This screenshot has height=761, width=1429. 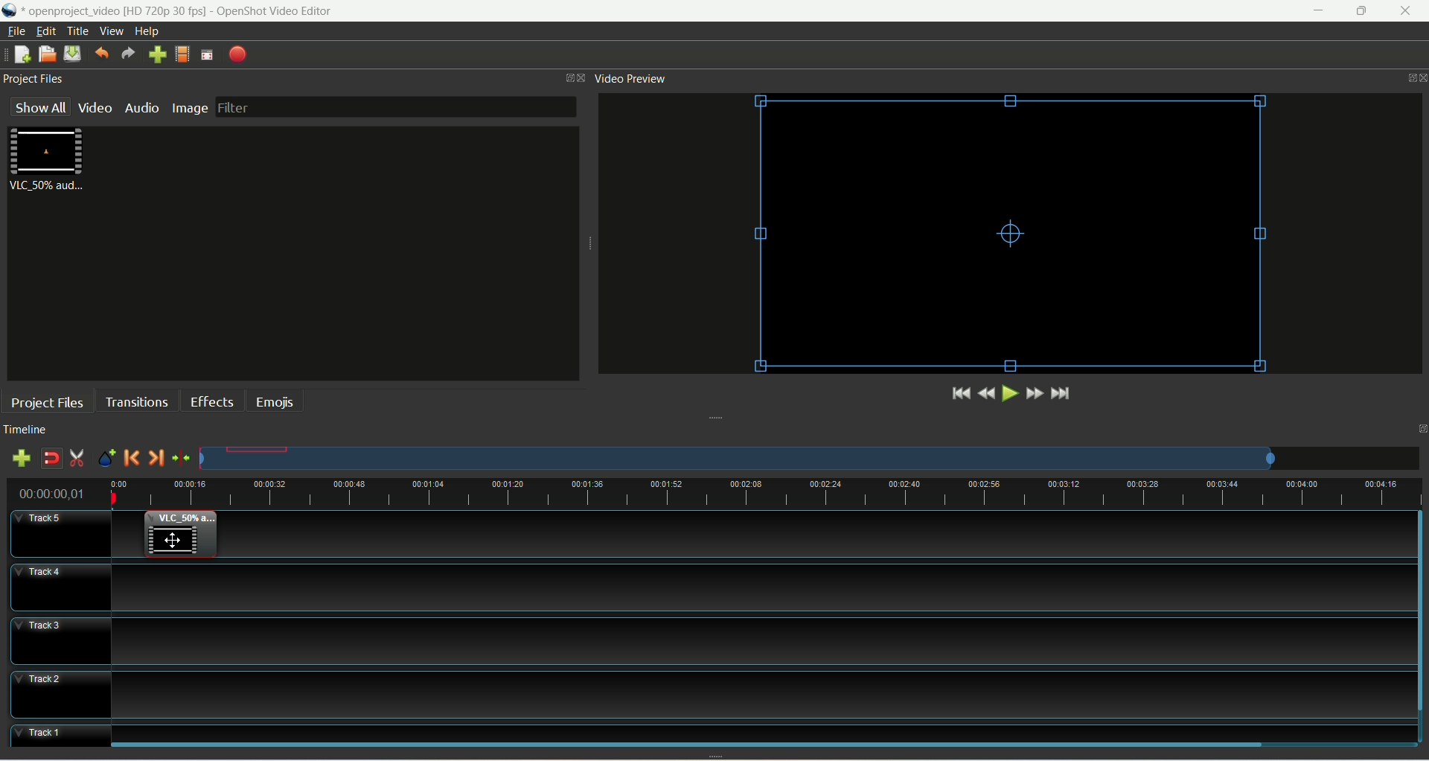 I want to click on export video, so click(x=237, y=55).